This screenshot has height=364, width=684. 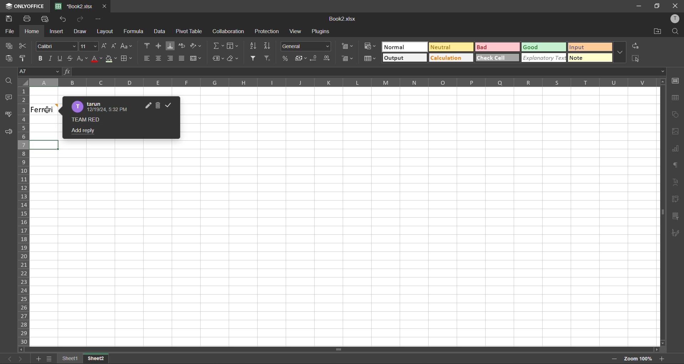 What do you see at coordinates (219, 46) in the screenshot?
I see `summation` at bounding box center [219, 46].